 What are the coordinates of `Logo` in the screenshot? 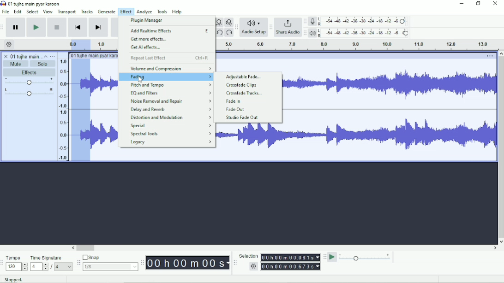 It's located at (3, 3).